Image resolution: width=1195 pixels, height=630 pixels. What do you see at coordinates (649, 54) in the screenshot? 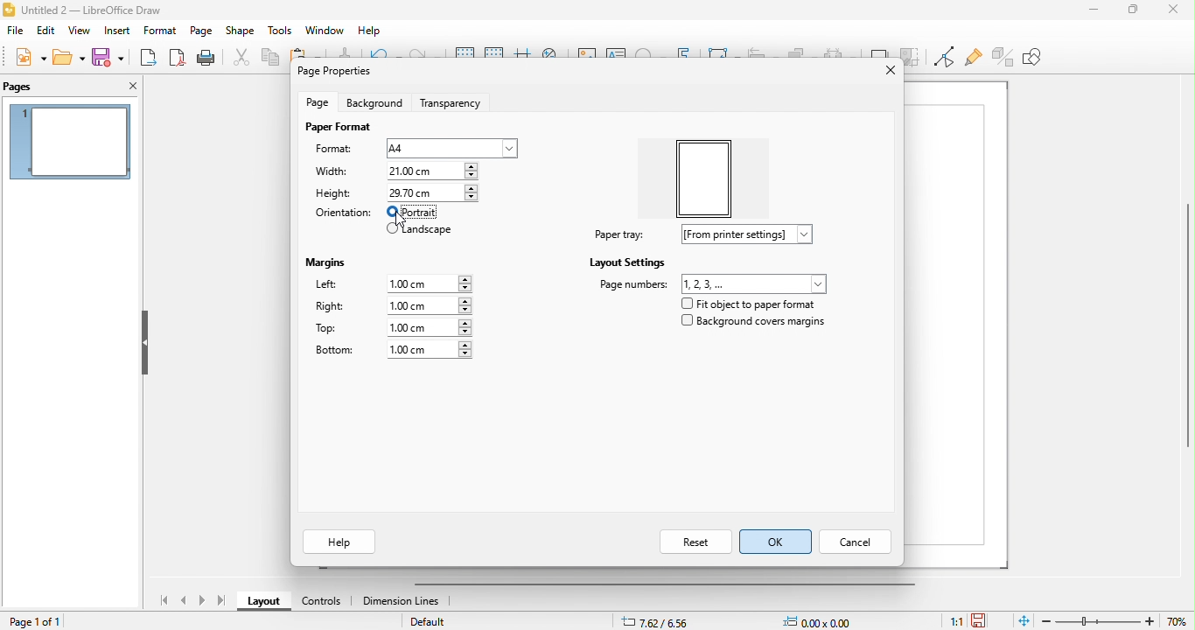
I see `special characters` at bounding box center [649, 54].